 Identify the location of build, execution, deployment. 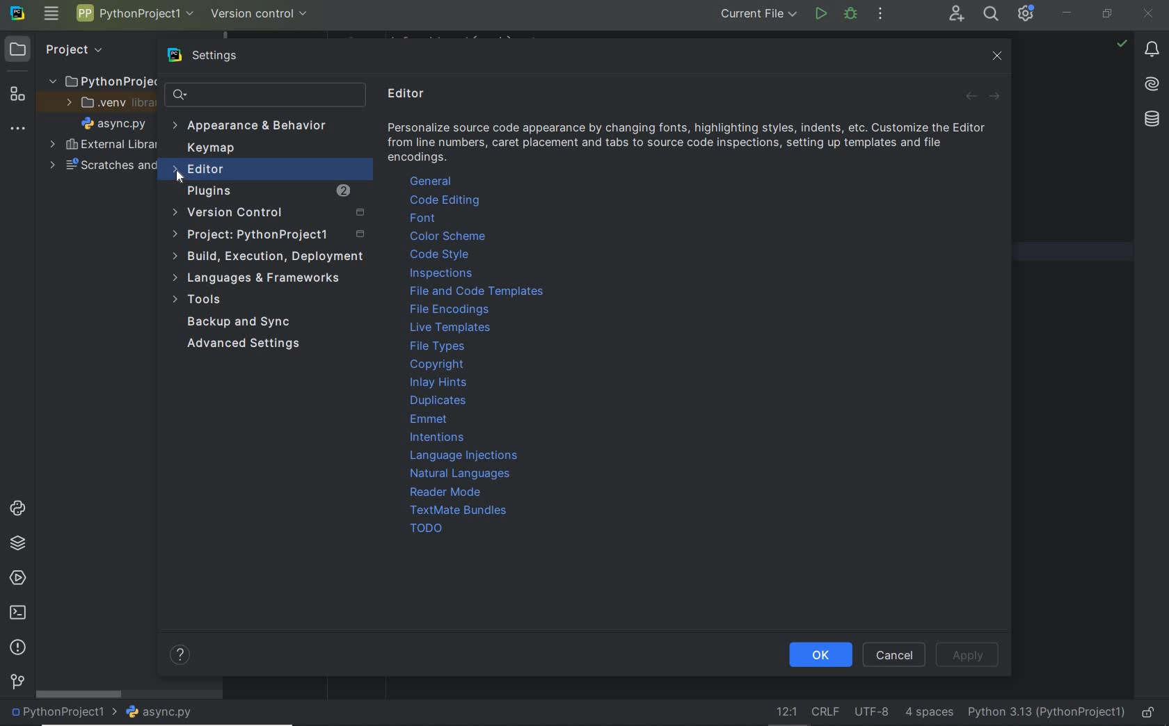
(270, 257).